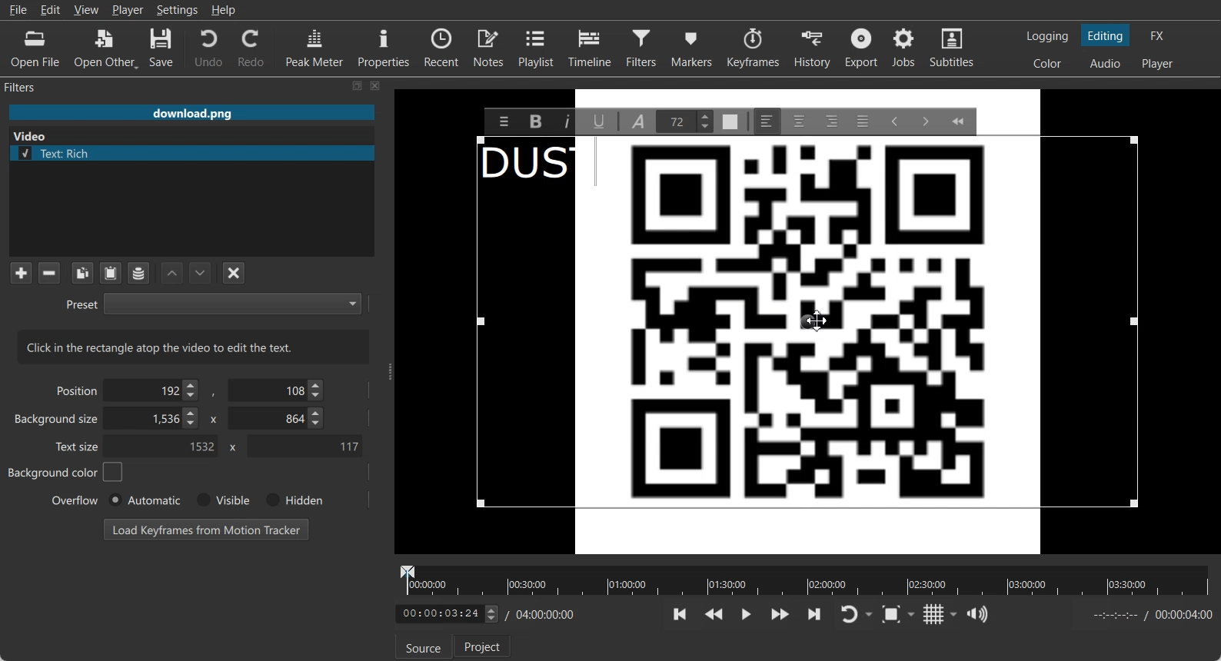  What do you see at coordinates (166, 447) in the screenshot?
I see `Text size X- Co-ordinate` at bounding box center [166, 447].